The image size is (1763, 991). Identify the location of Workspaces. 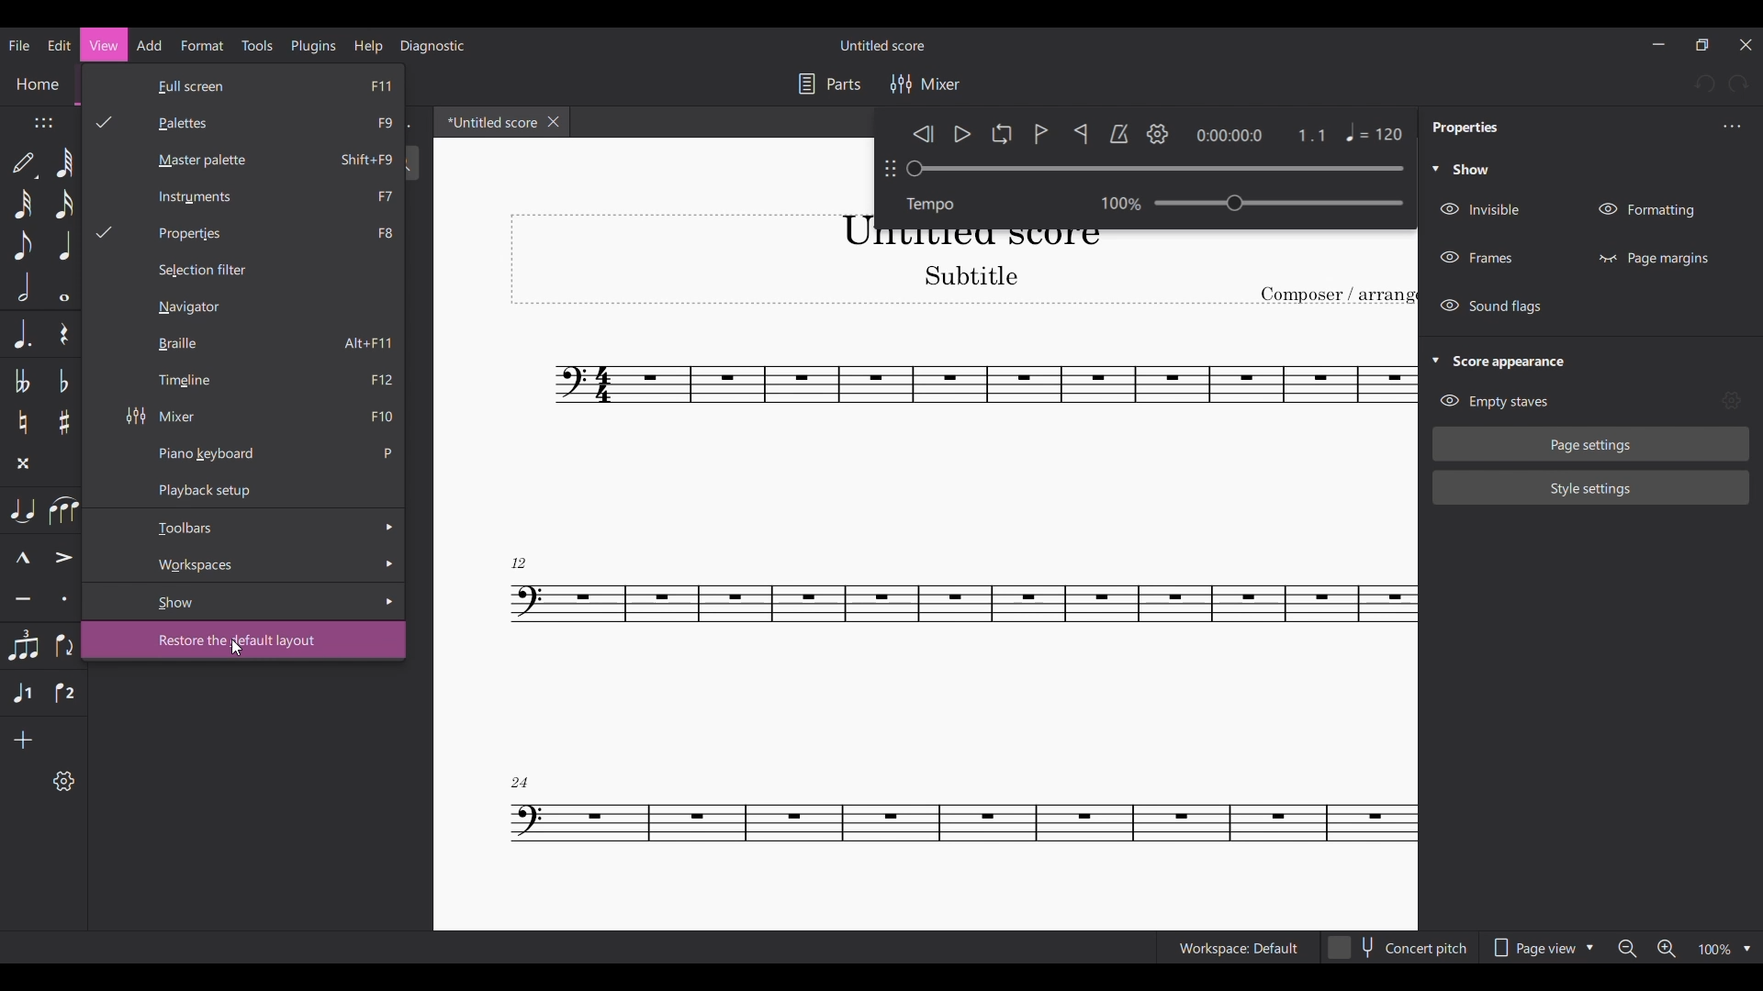
(263, 562).